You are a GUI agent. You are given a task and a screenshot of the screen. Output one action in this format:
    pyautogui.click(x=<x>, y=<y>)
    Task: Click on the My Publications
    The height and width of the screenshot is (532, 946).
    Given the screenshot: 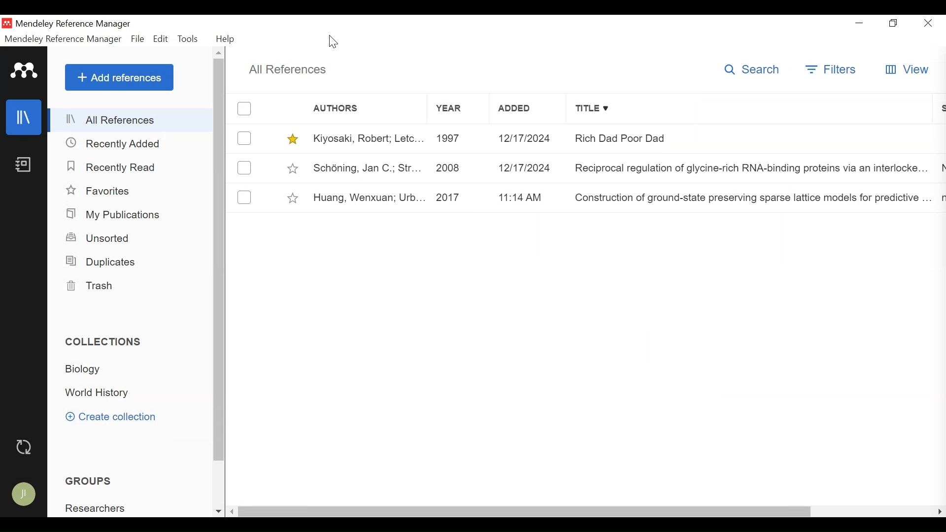 What is the action you would take?
    pyautogui.click(x=113, y=214)
    